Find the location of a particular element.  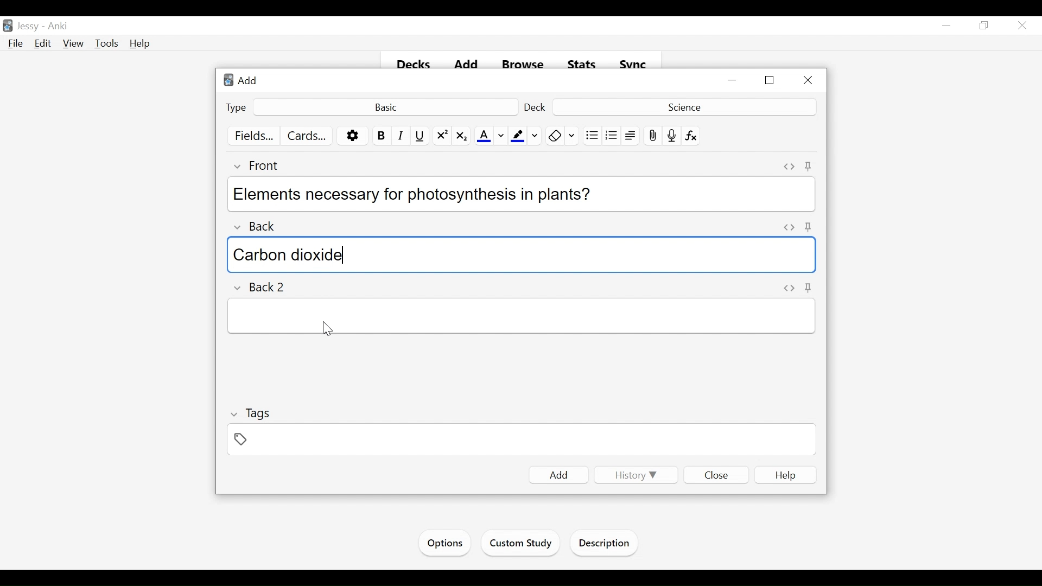

Type is located at coordinates (237, 107).